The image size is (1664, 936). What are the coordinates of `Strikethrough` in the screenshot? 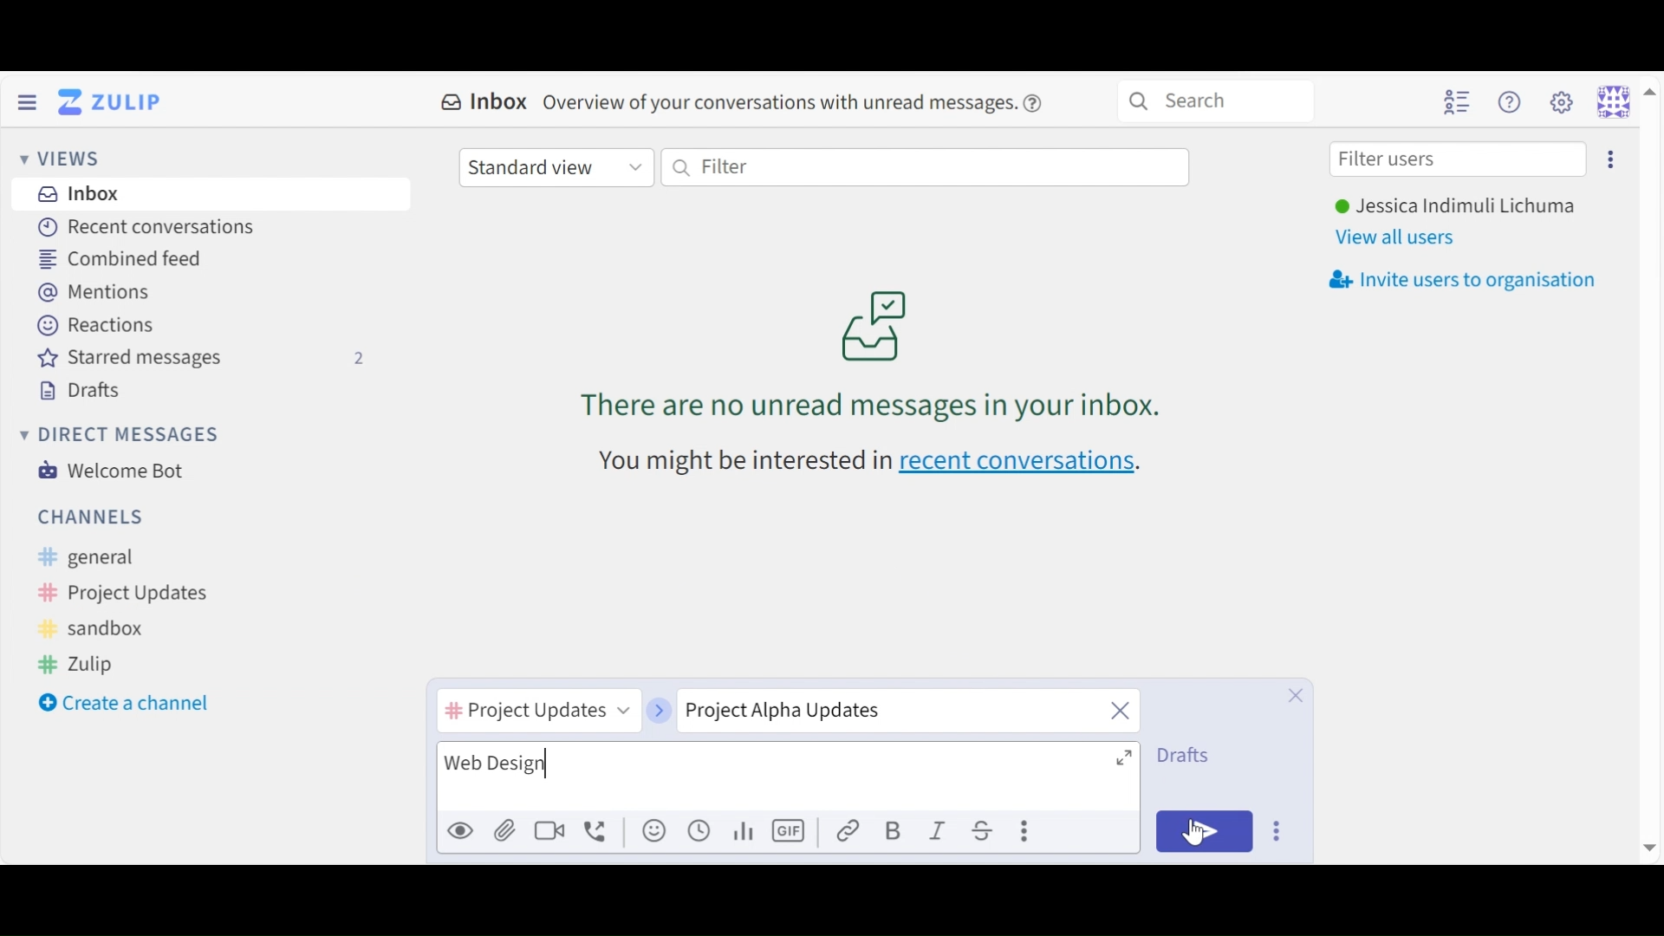 It's located at (985, 830).